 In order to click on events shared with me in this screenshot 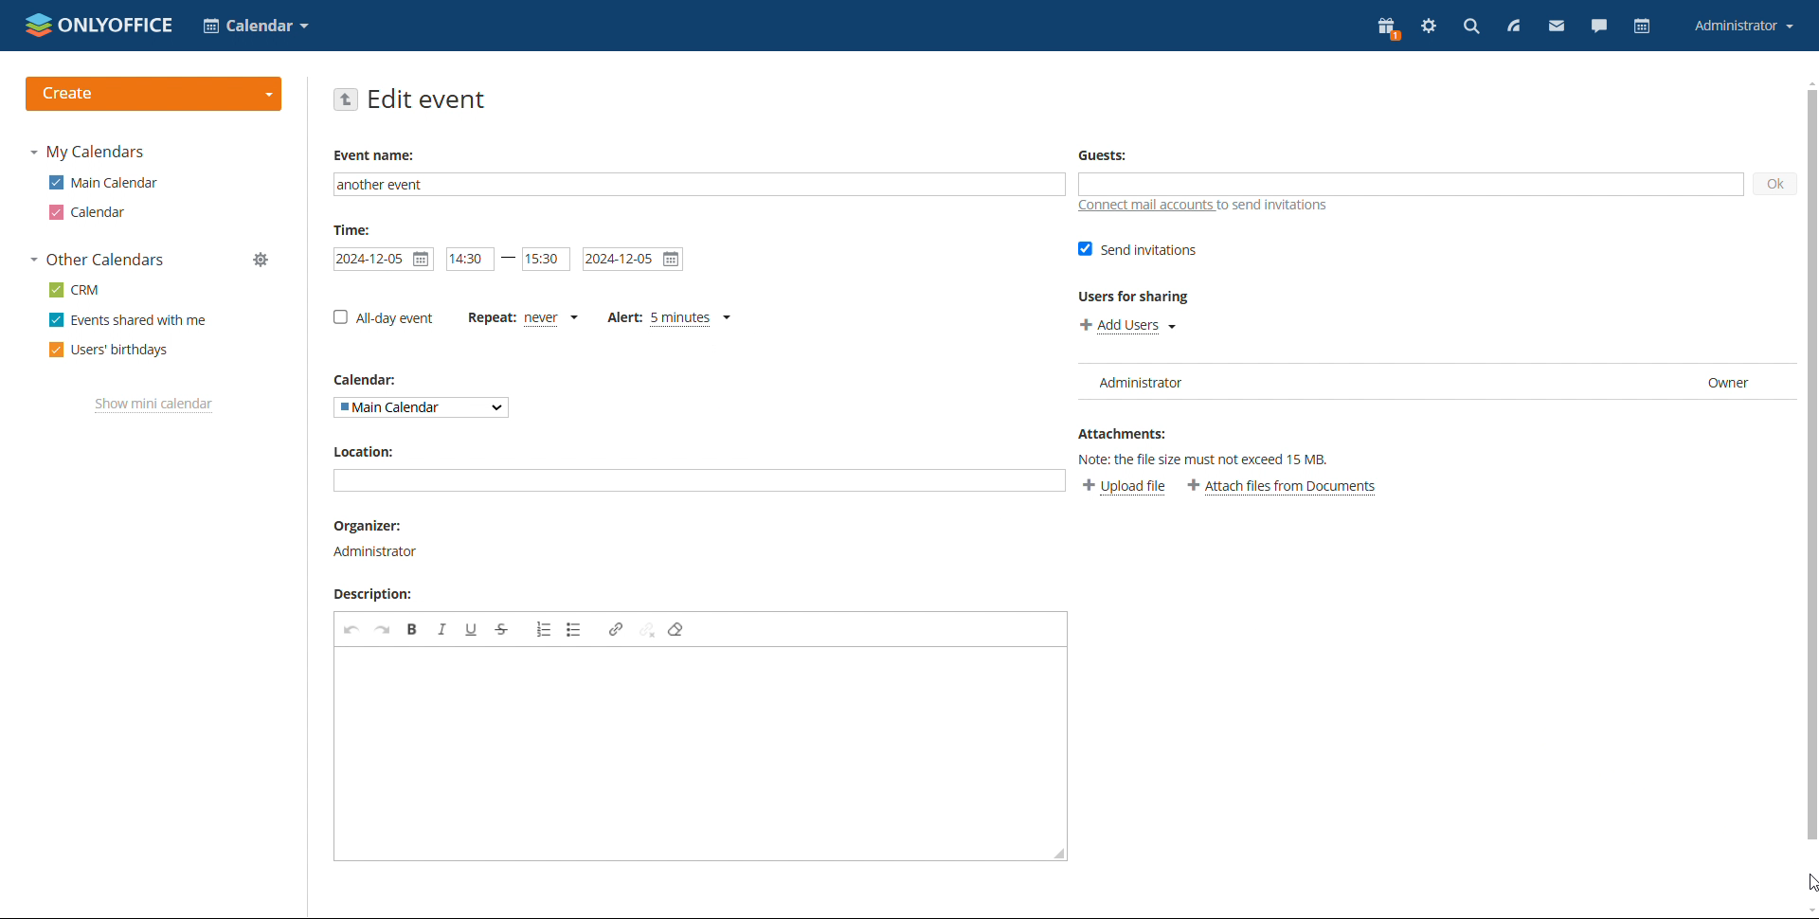, I will do `click(128, 320)`.